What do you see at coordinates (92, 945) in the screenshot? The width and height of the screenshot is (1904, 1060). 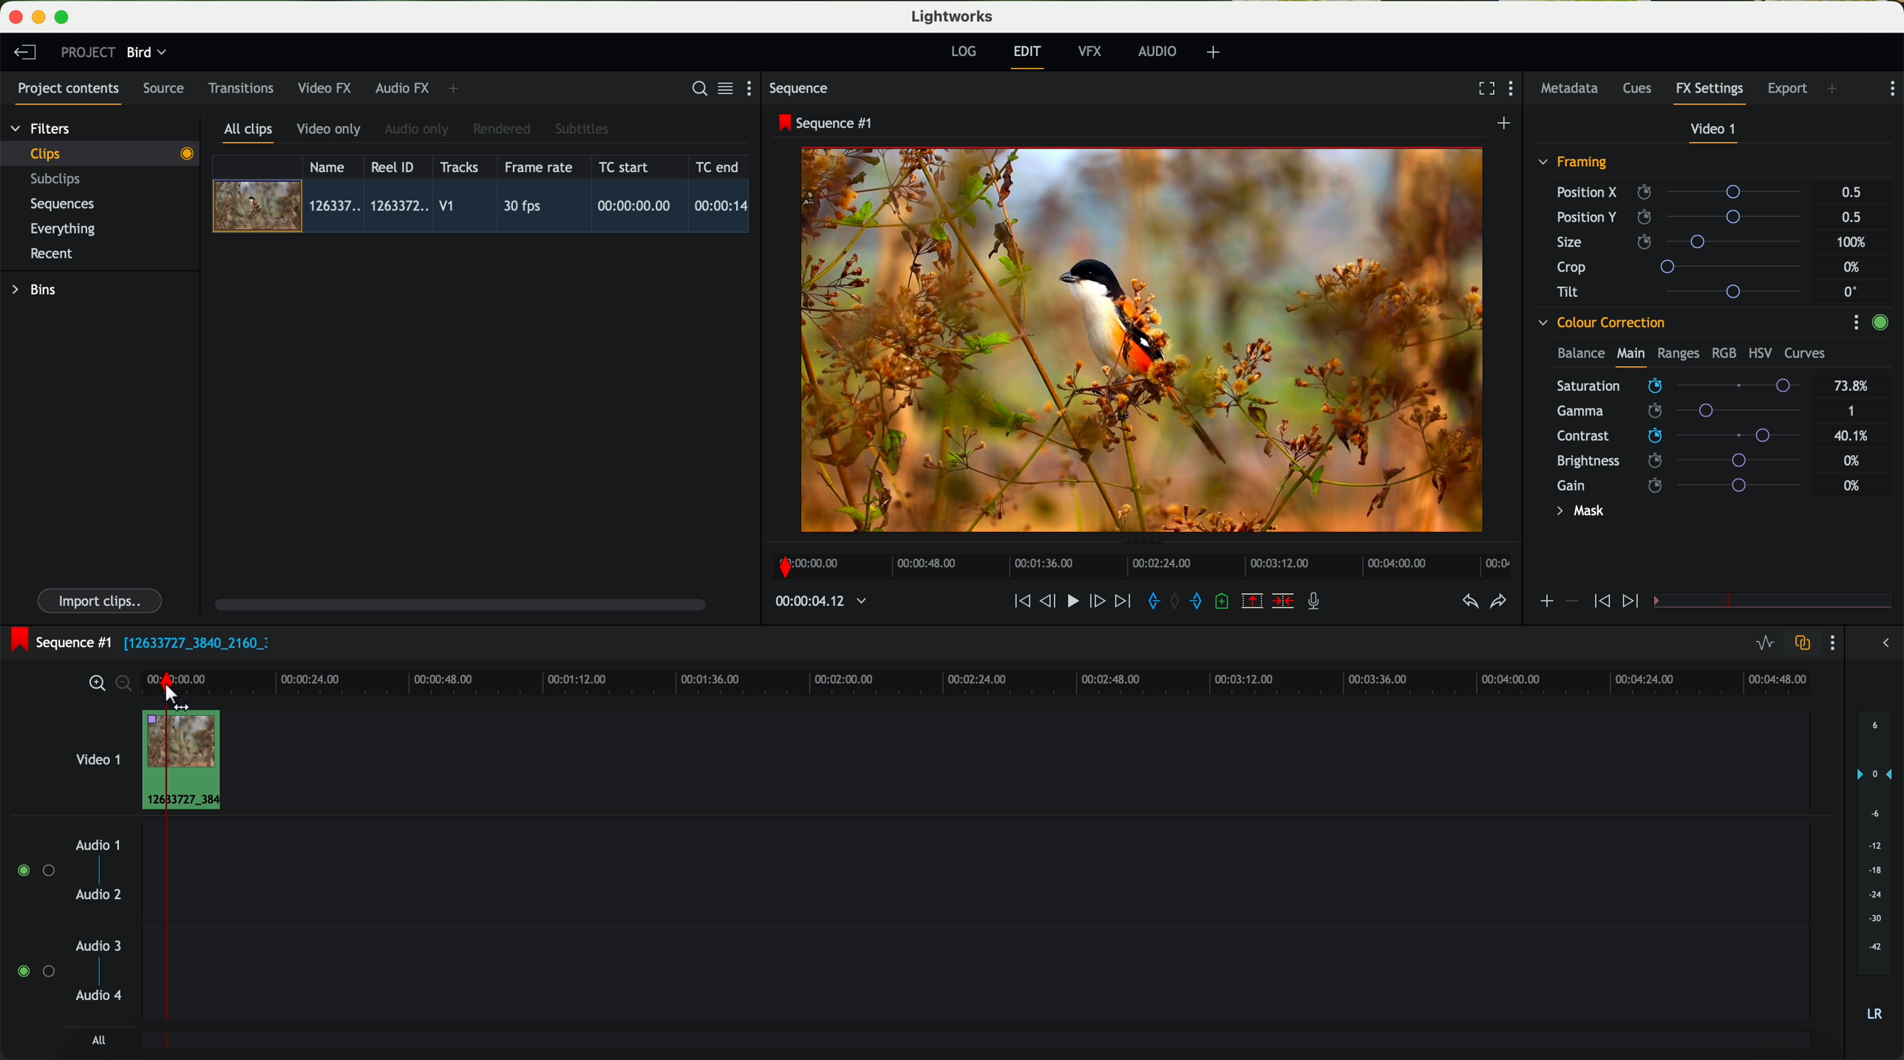 I see `audio 3` at bounding box center [92, 945].